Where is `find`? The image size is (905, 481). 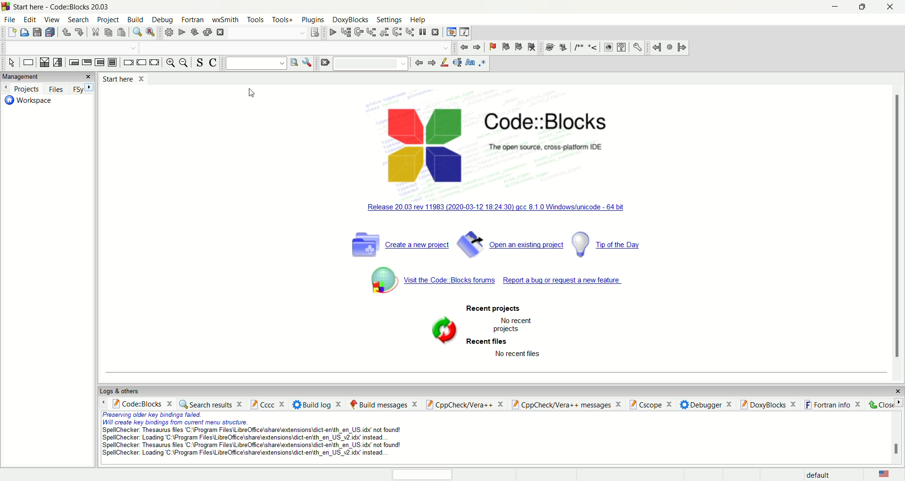 find is located at coordinates (137, 32).